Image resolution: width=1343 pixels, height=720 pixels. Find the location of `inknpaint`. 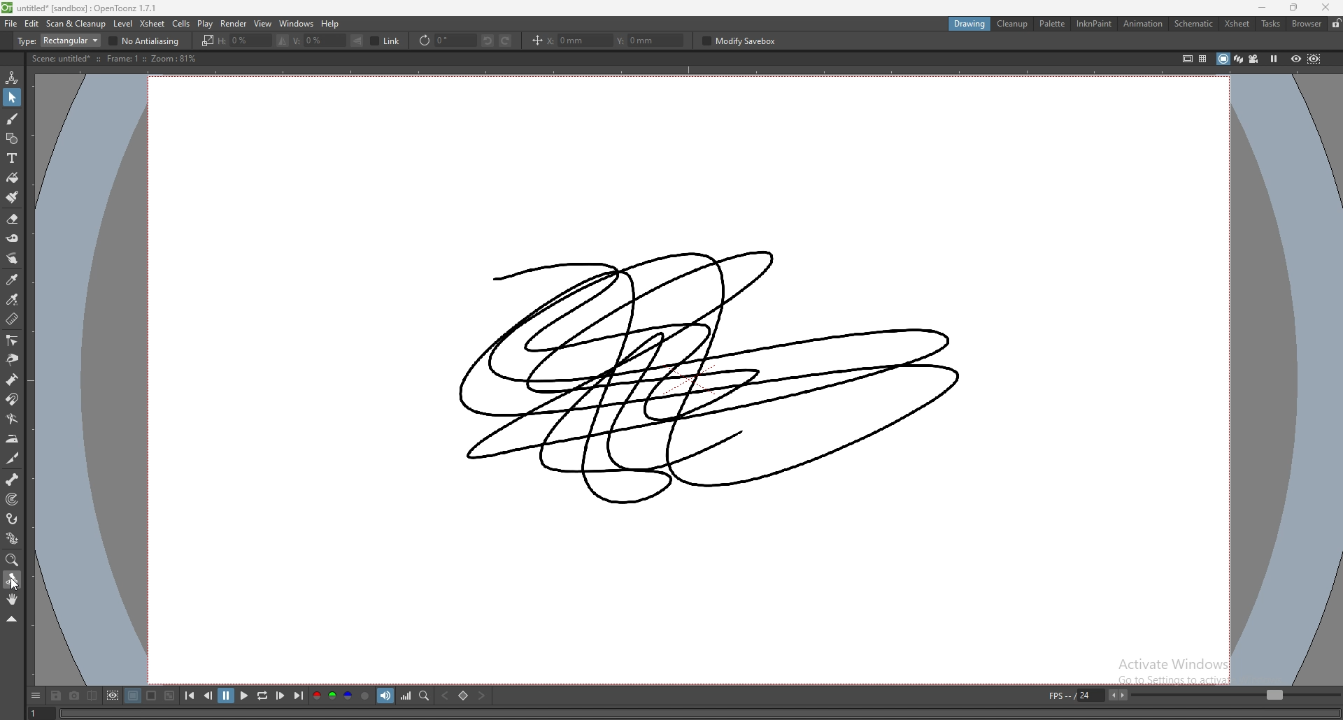

inknpaint is located at coordinates (1097, 23).